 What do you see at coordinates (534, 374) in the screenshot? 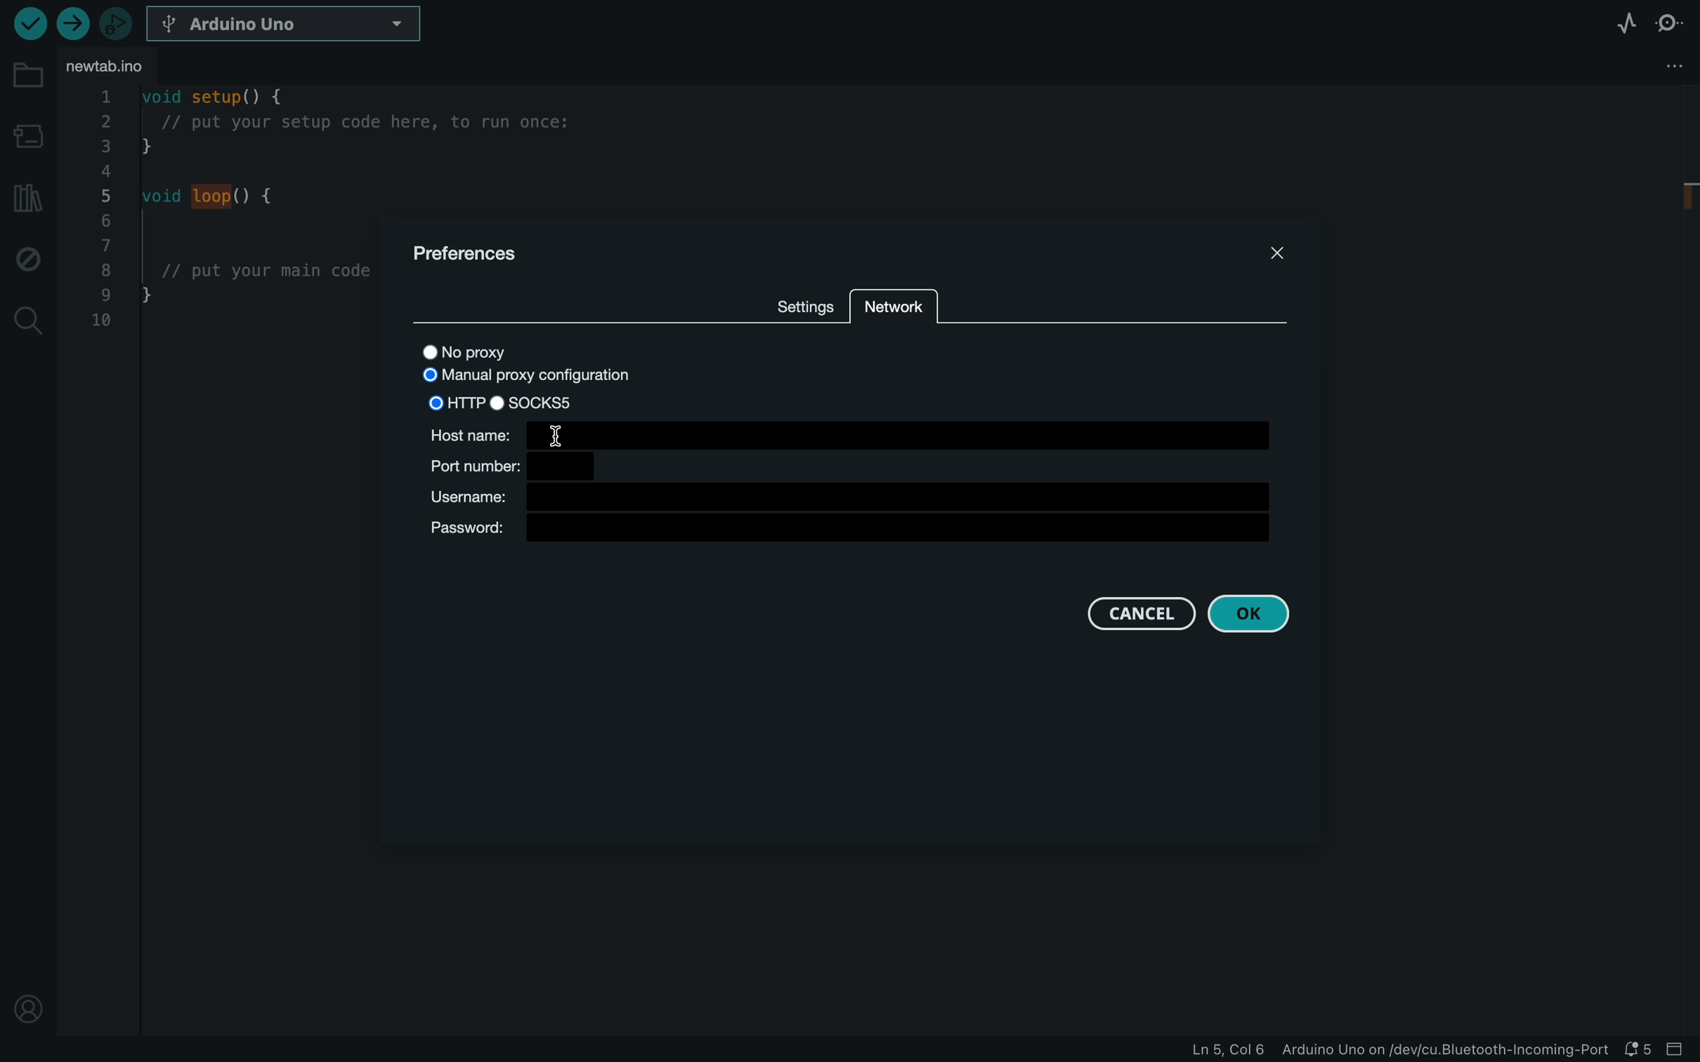
I see `MANUAL PROXY` at bounding box center [534, 374].